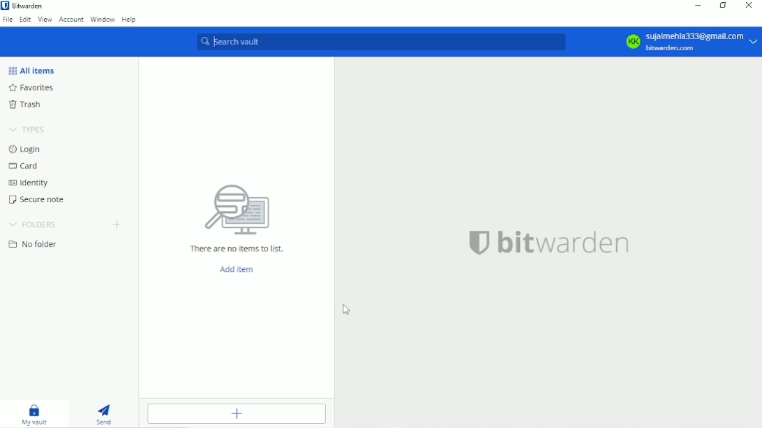  What do you see at coordinates (29, 183) in the screenshot?
I see `Identity` at bounding box center [29, 183].